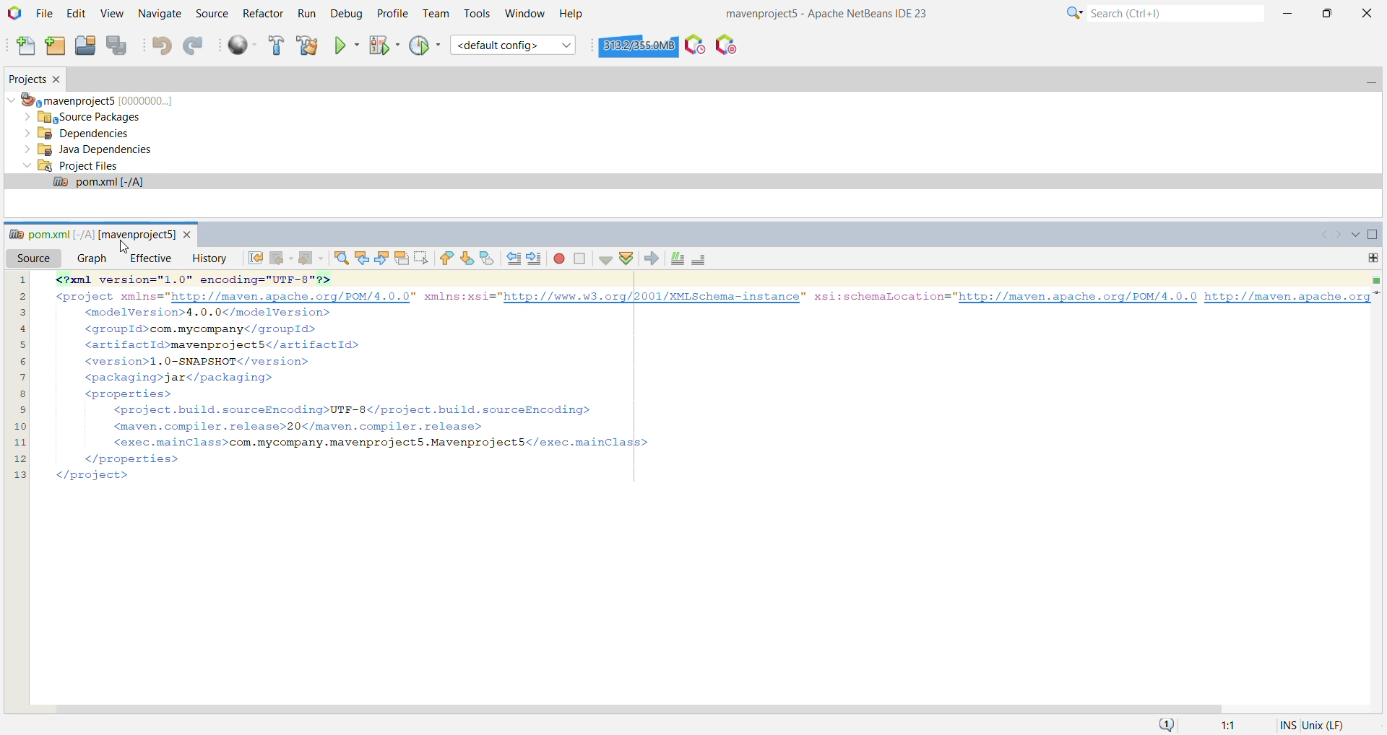  I want to click on Minimize Projects Window, so click(1368, 80).